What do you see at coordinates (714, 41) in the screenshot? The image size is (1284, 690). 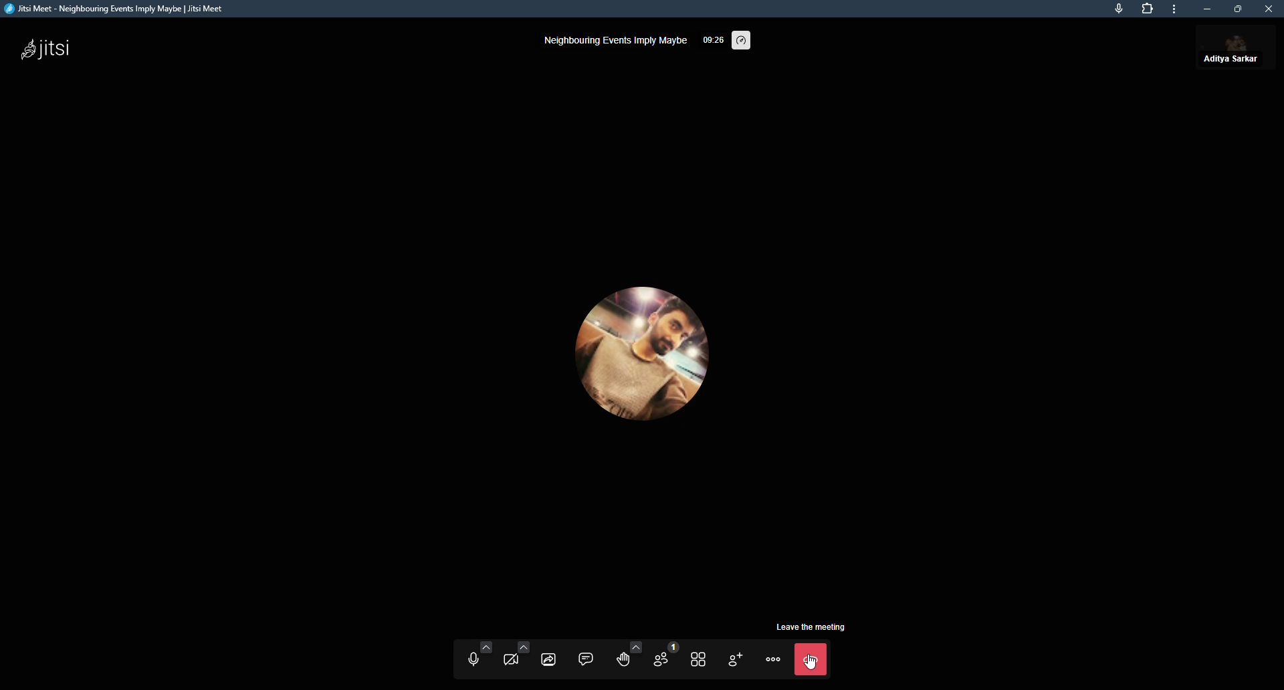 I see `06:26` at bounding box center [714, 41].